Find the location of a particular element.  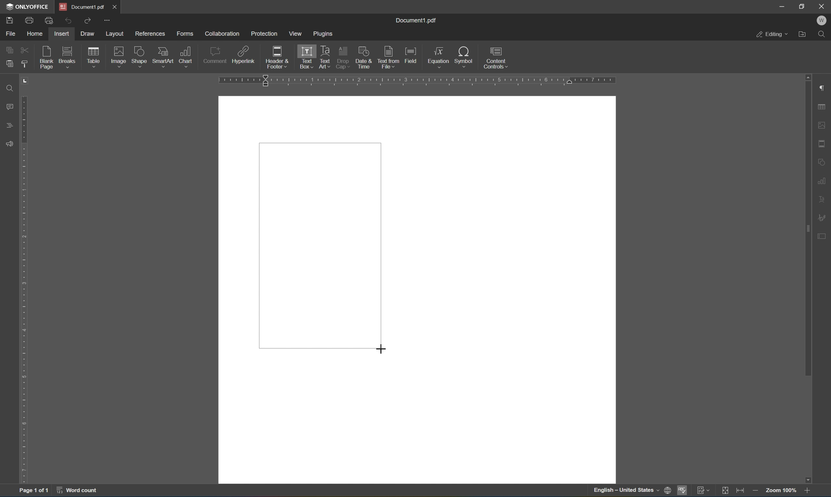

table is located at coordinates (94, 58).